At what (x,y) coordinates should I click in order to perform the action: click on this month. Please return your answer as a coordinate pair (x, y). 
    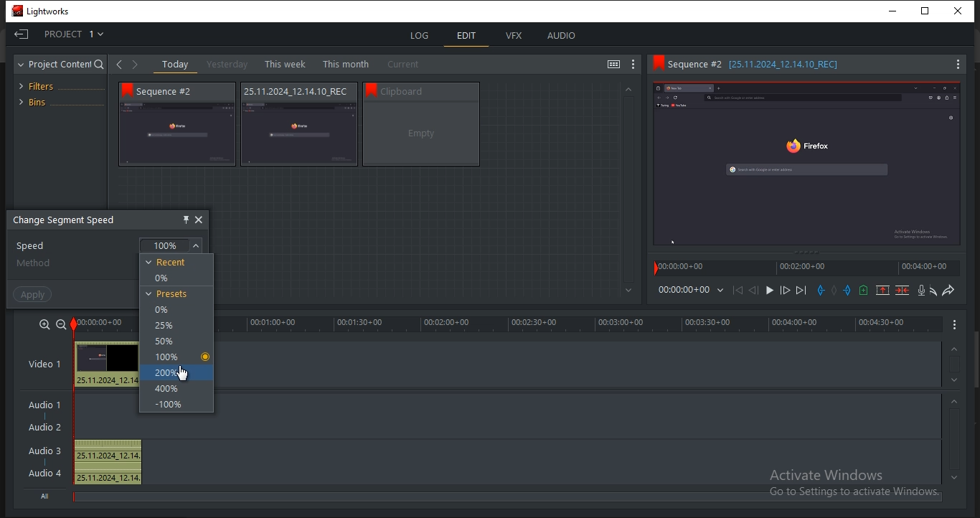
    Looking at the image, I should click on (346, 63).